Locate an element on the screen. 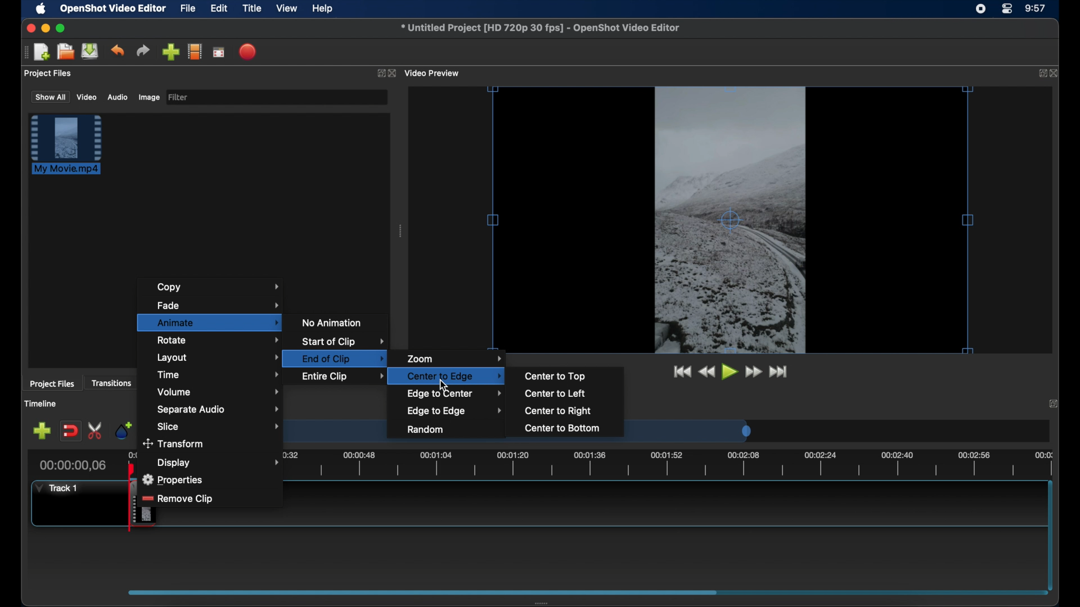 The height and width of the screenshot is (607, 1080). rewind is located at coordinates (706, 372).